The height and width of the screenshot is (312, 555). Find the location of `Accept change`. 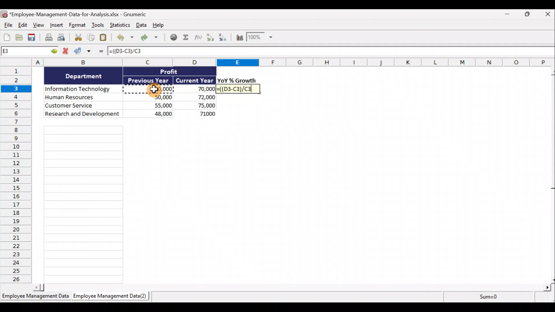

Accept change is located at coordinates (84, 52).